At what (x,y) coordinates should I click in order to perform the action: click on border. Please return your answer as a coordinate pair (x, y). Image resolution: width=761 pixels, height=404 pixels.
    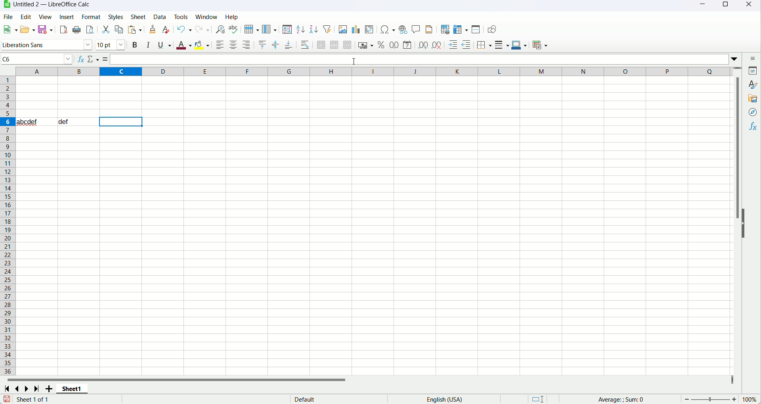
    Looking at the image, I should click on (484, 45).